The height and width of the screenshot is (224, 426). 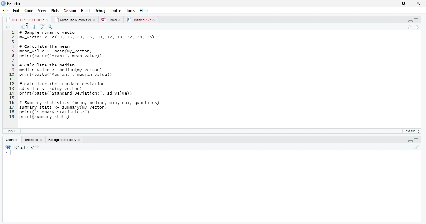 I want to click on previous section, so click(x=410, y=27).